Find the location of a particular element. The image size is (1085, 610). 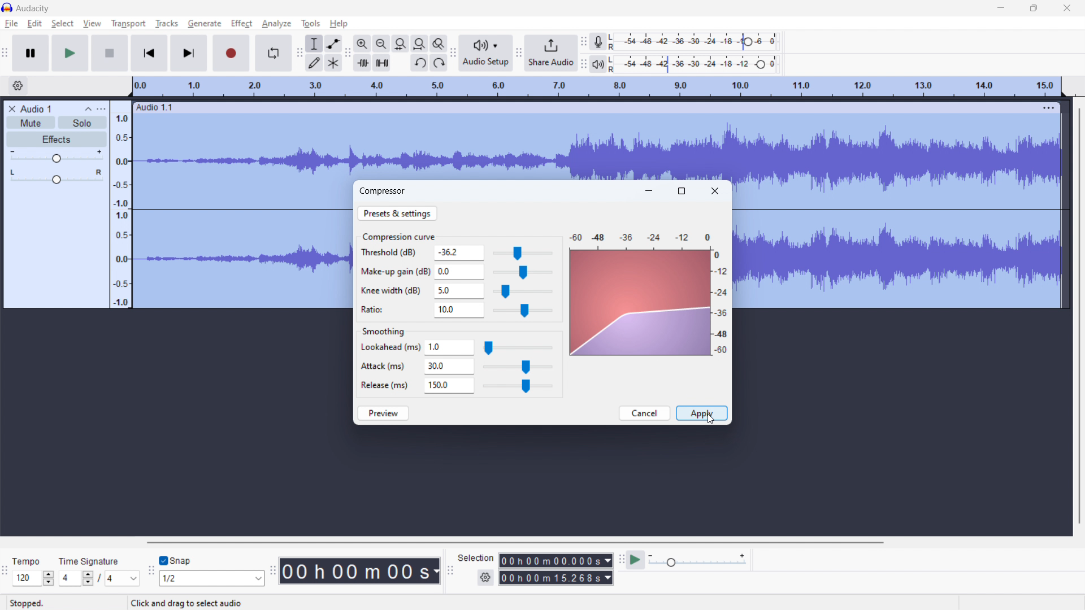

tracks is located at coordinates (166, 24).